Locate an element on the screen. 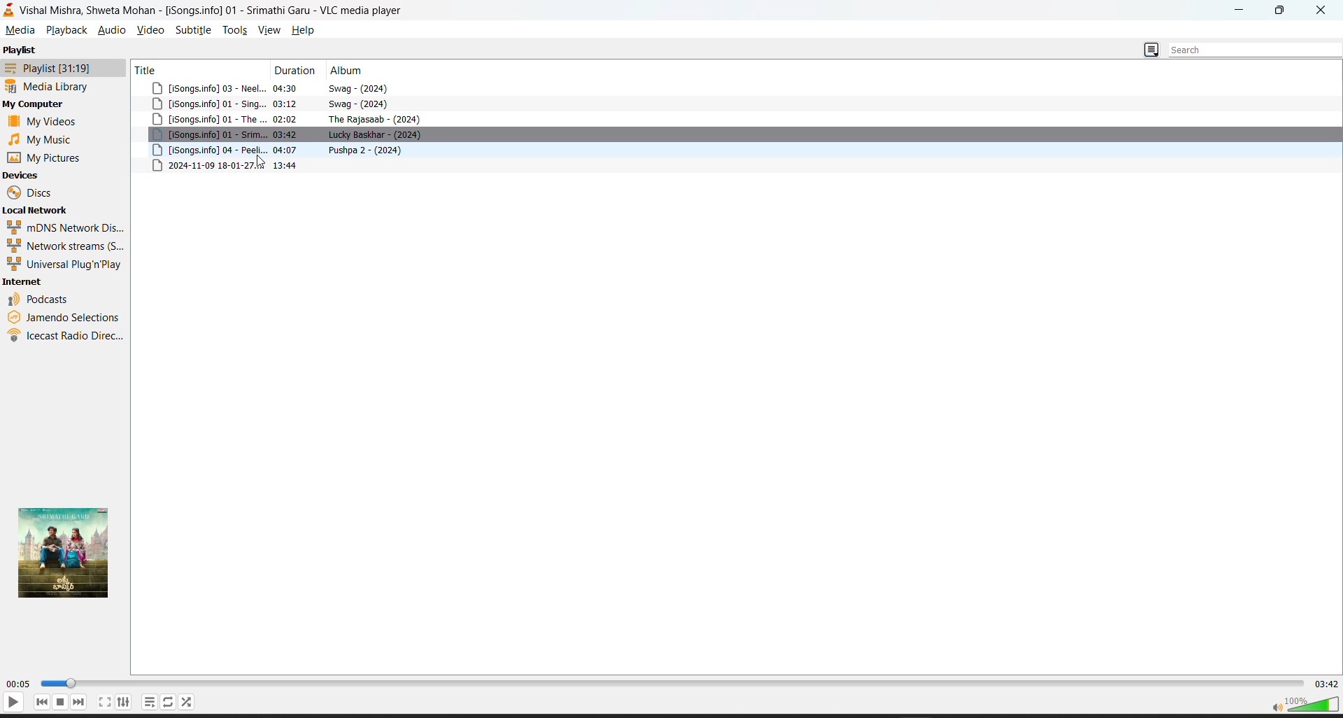  ice cast radio direct is located at coordinates (66, 337).